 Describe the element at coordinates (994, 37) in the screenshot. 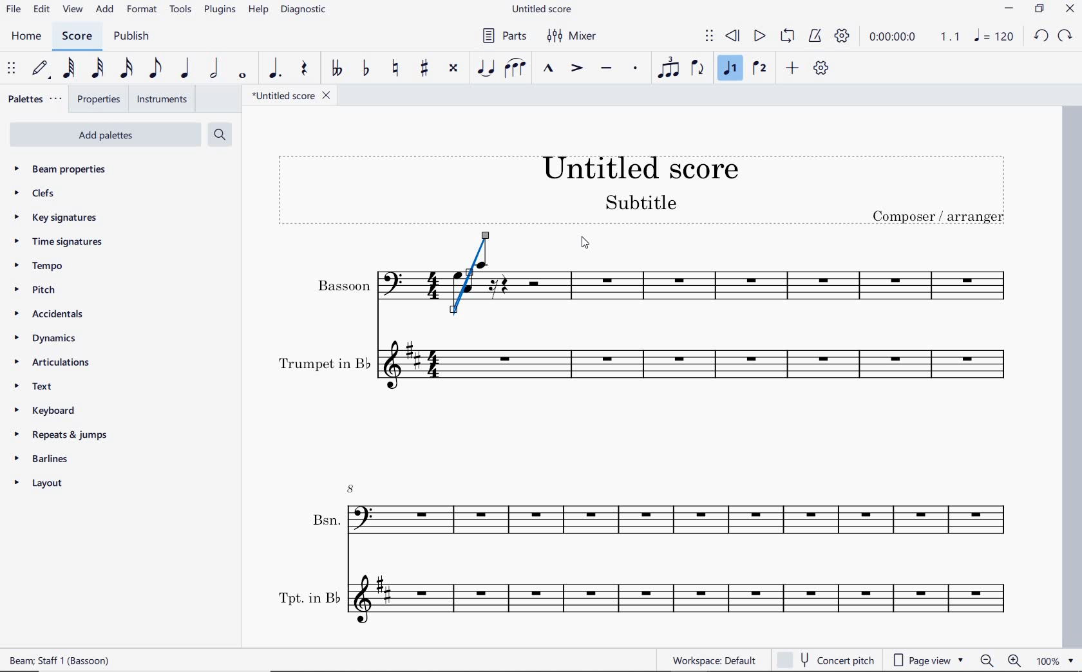

I see `NOTE` at that location.